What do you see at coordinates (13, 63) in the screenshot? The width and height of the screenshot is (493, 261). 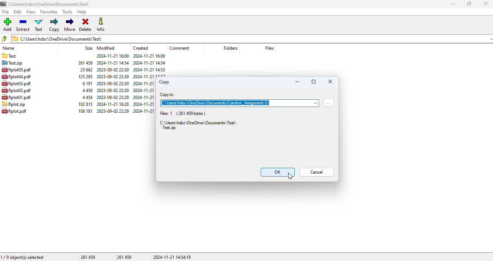 I see `archive` at bounding box center [13, 63].